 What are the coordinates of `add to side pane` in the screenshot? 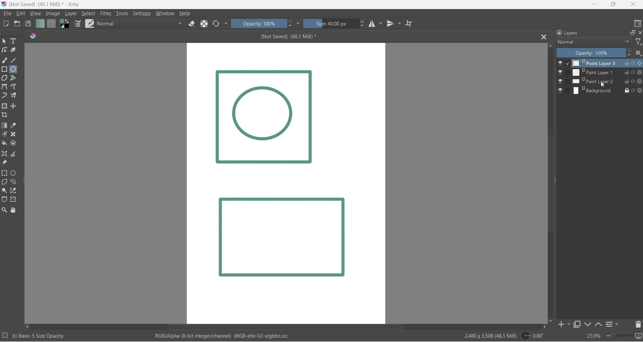 It's located at (565, 324).